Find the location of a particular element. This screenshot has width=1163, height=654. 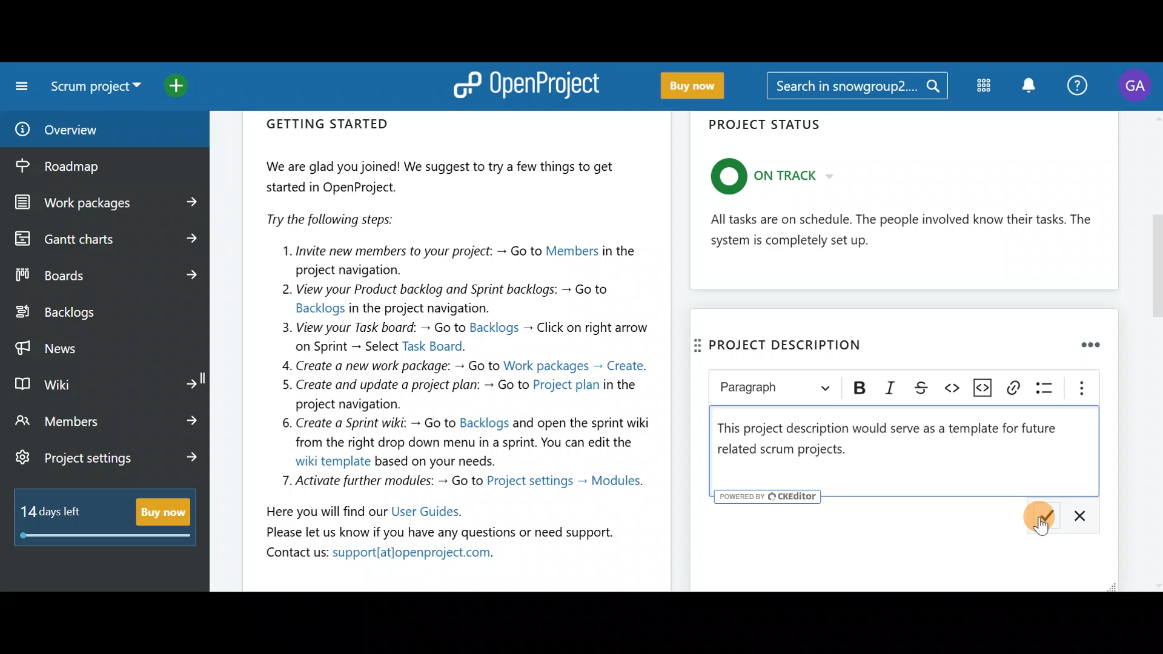

Buy now is located at coordinates (694, 87).